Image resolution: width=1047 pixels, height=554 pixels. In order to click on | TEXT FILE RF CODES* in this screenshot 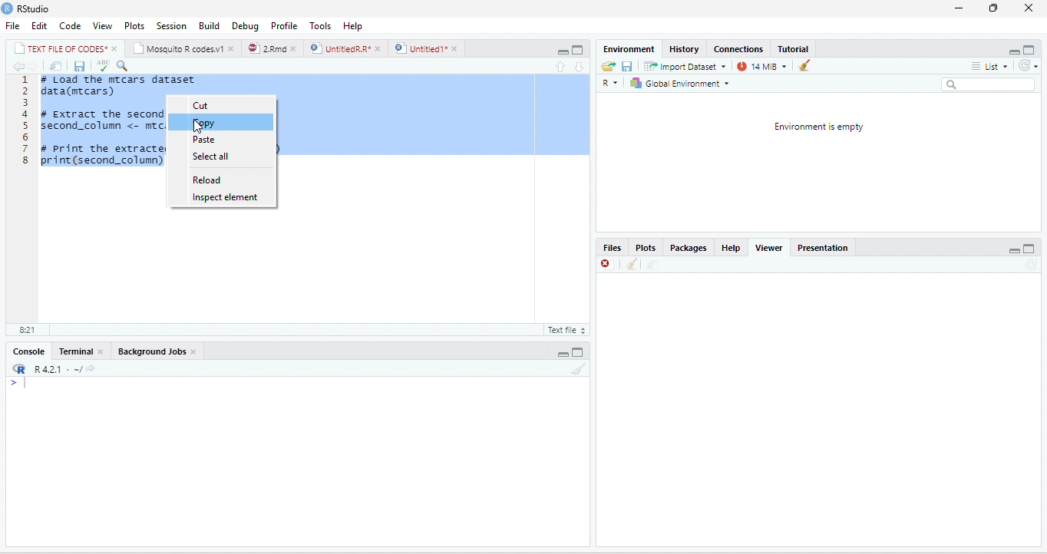, I will do `click(60, 47)`.